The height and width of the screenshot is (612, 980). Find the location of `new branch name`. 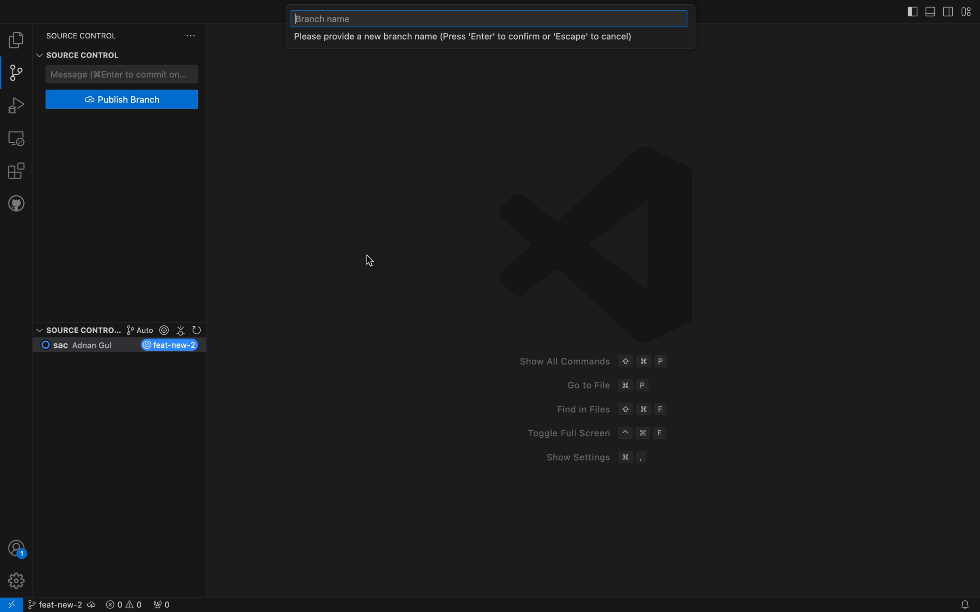

new branch name is located at coordinates (495, 19).